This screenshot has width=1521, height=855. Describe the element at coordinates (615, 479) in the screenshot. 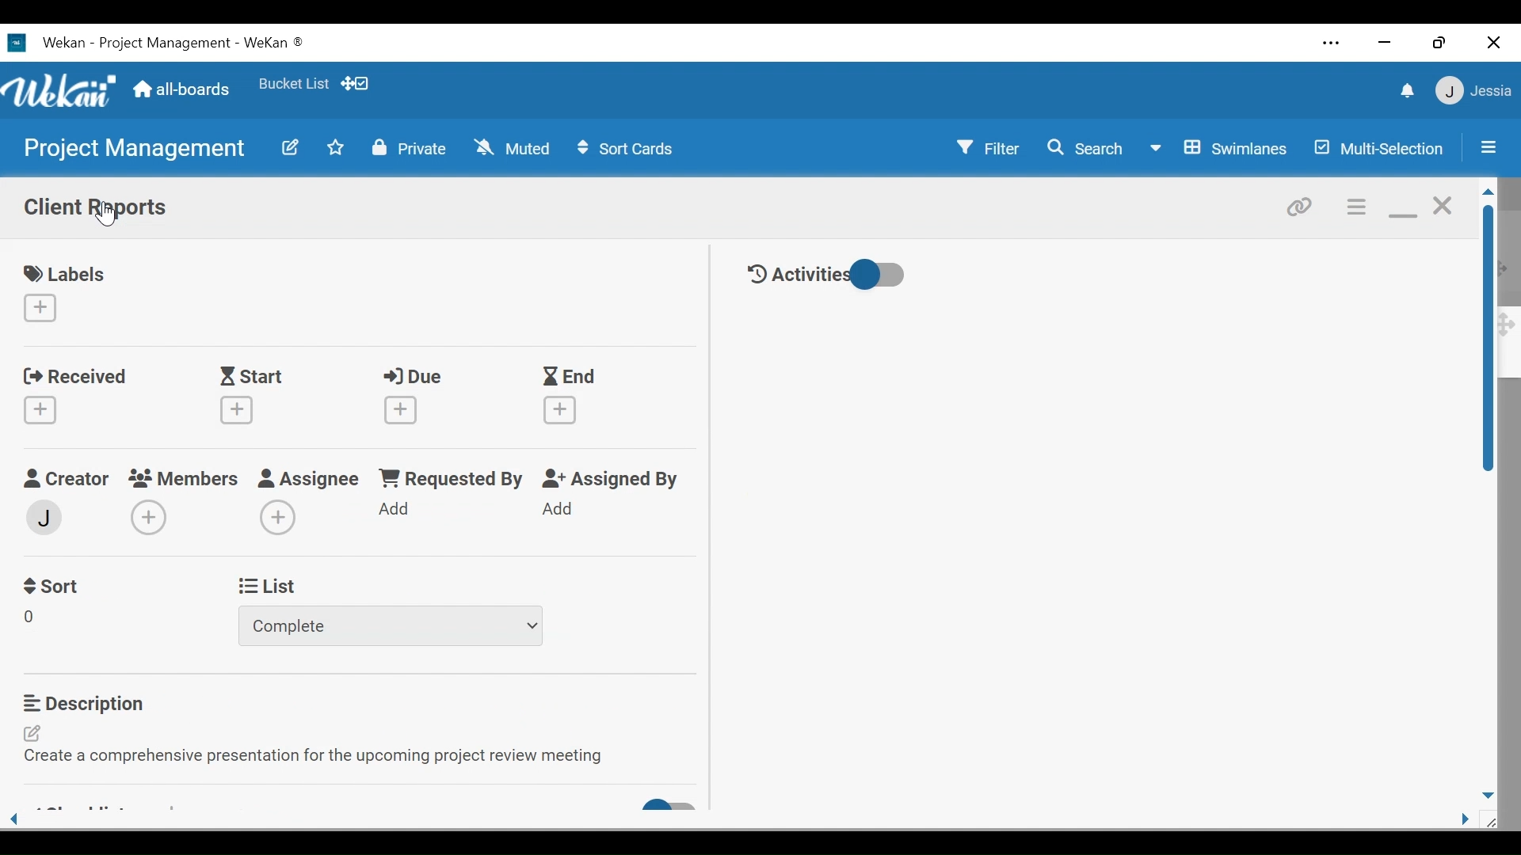

I see `Assigned By` at that location.